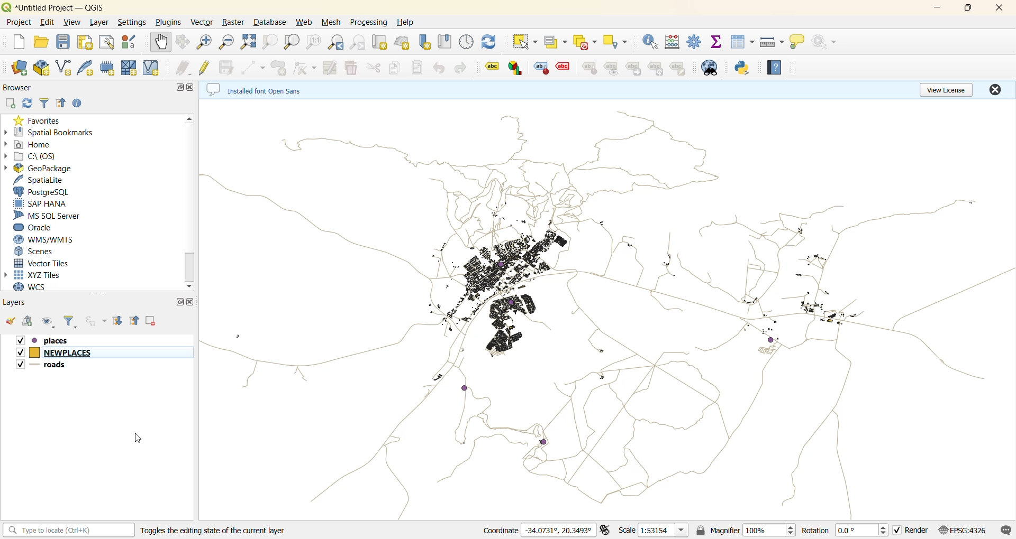 The image size is (1016, 539). I want to click on add, so click(30, 322).